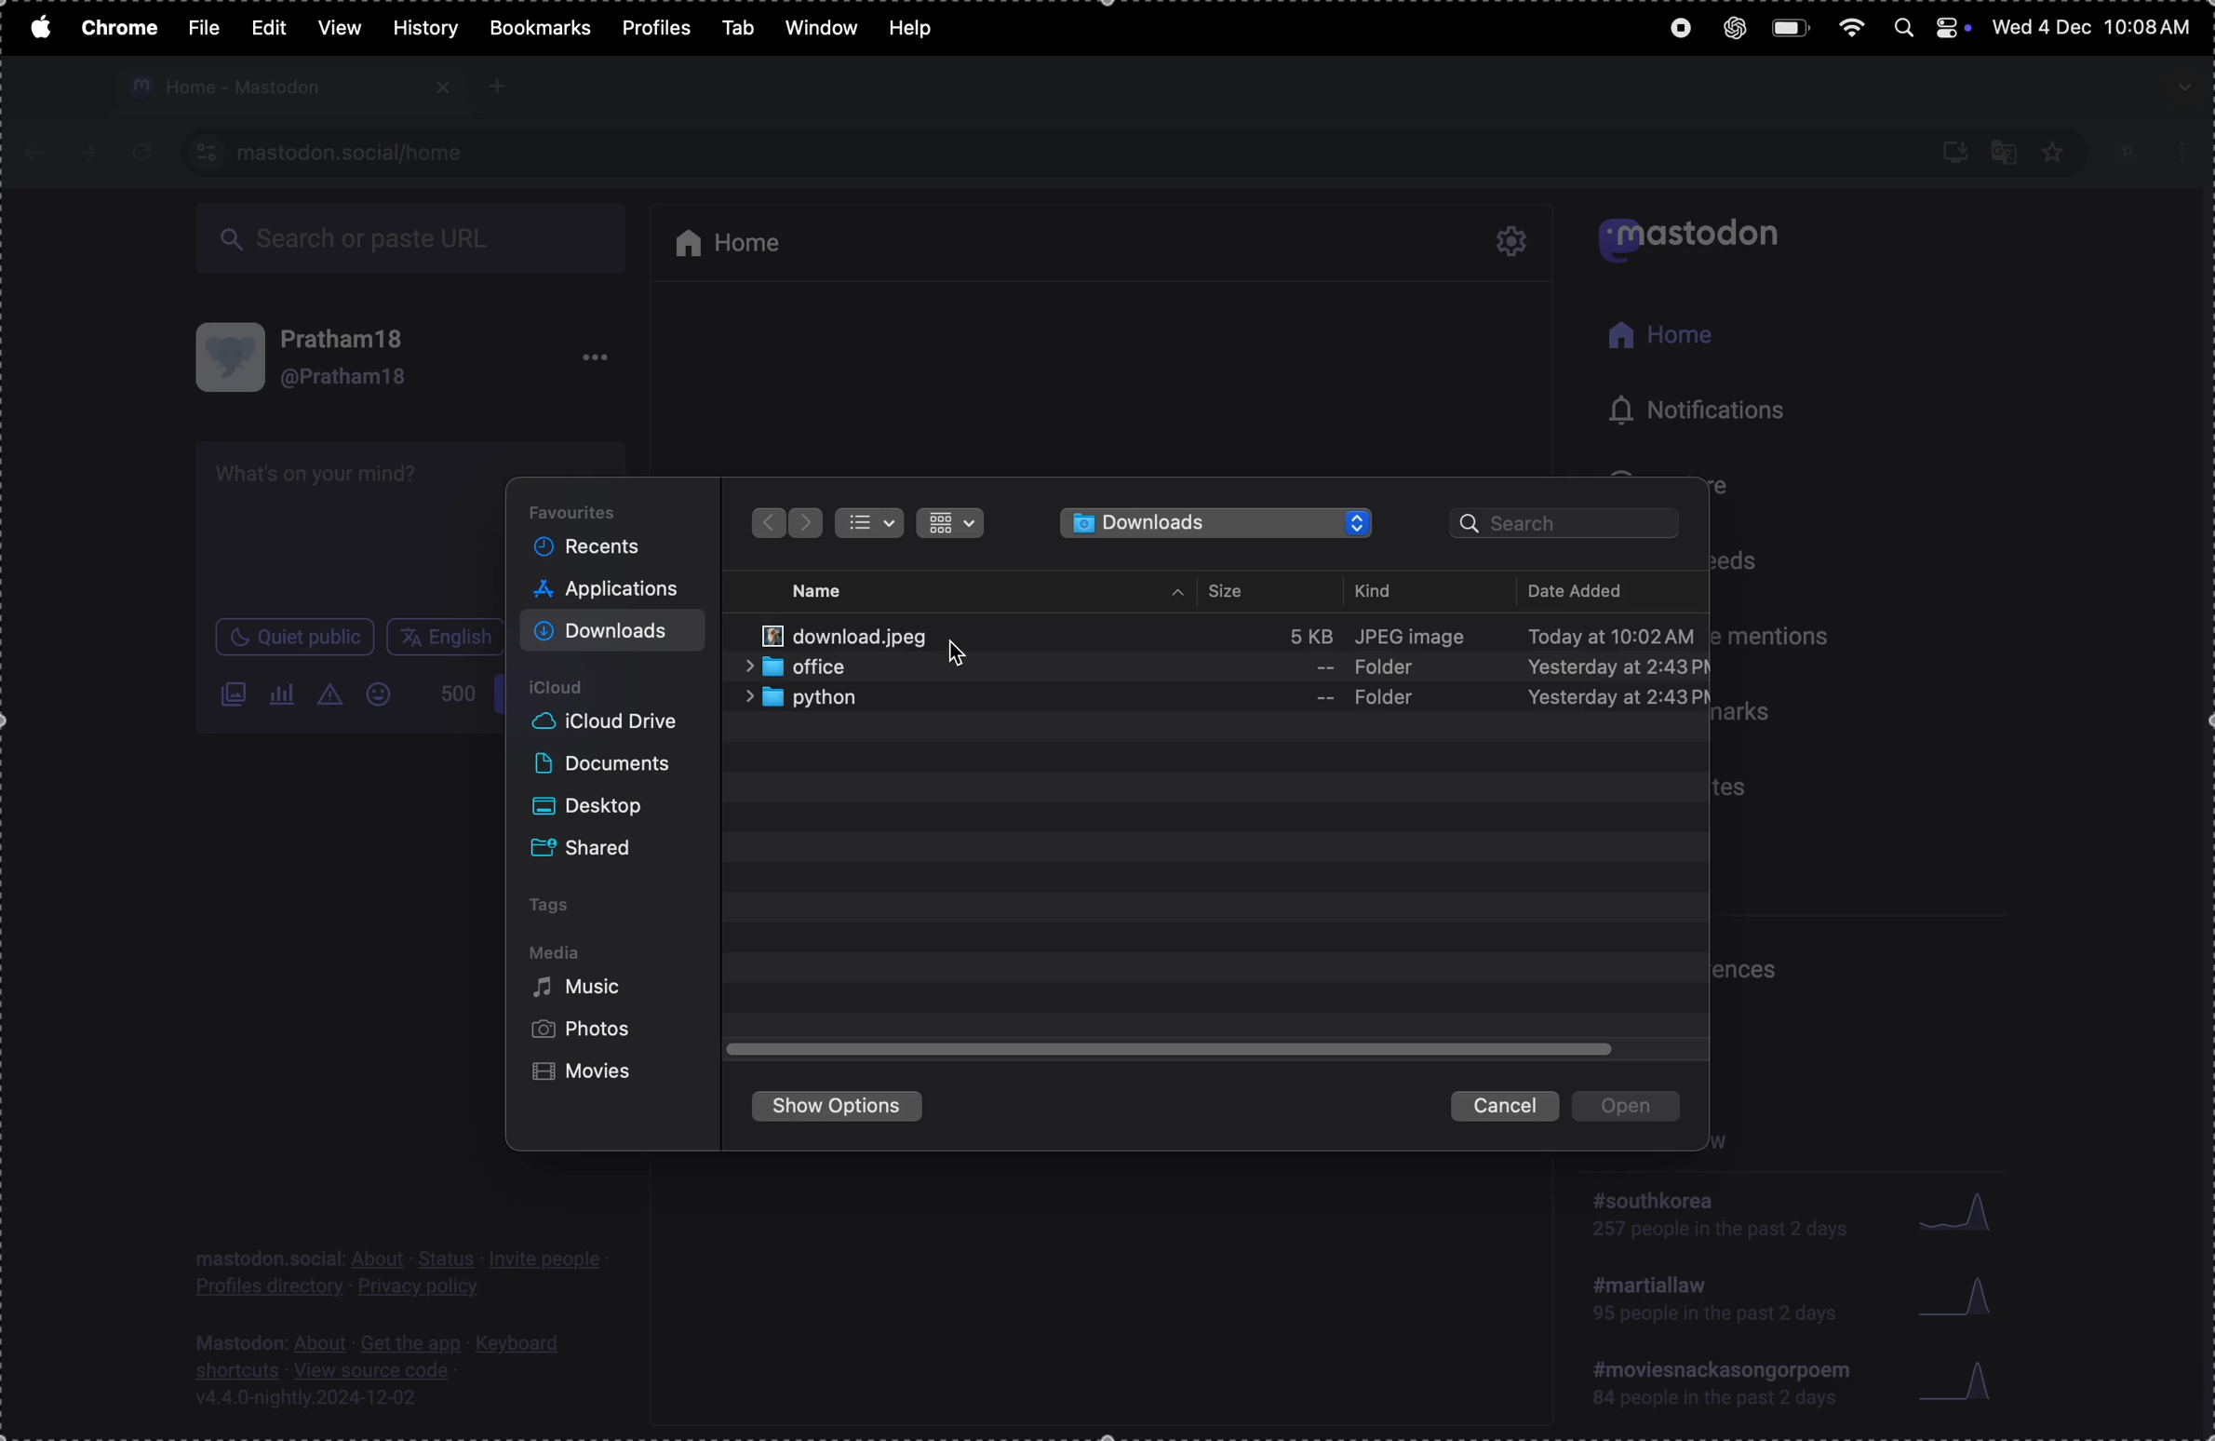 Image resolution: width=2215 pixels, height=1441 pixels. Describe the element at coordinates (743, 237) in the screenshot. I see `Home` at that location.